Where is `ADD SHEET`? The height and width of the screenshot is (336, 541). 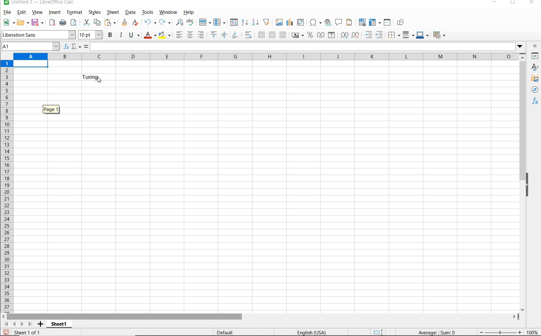
ADD SHEET is located at coordinates (41, 324).